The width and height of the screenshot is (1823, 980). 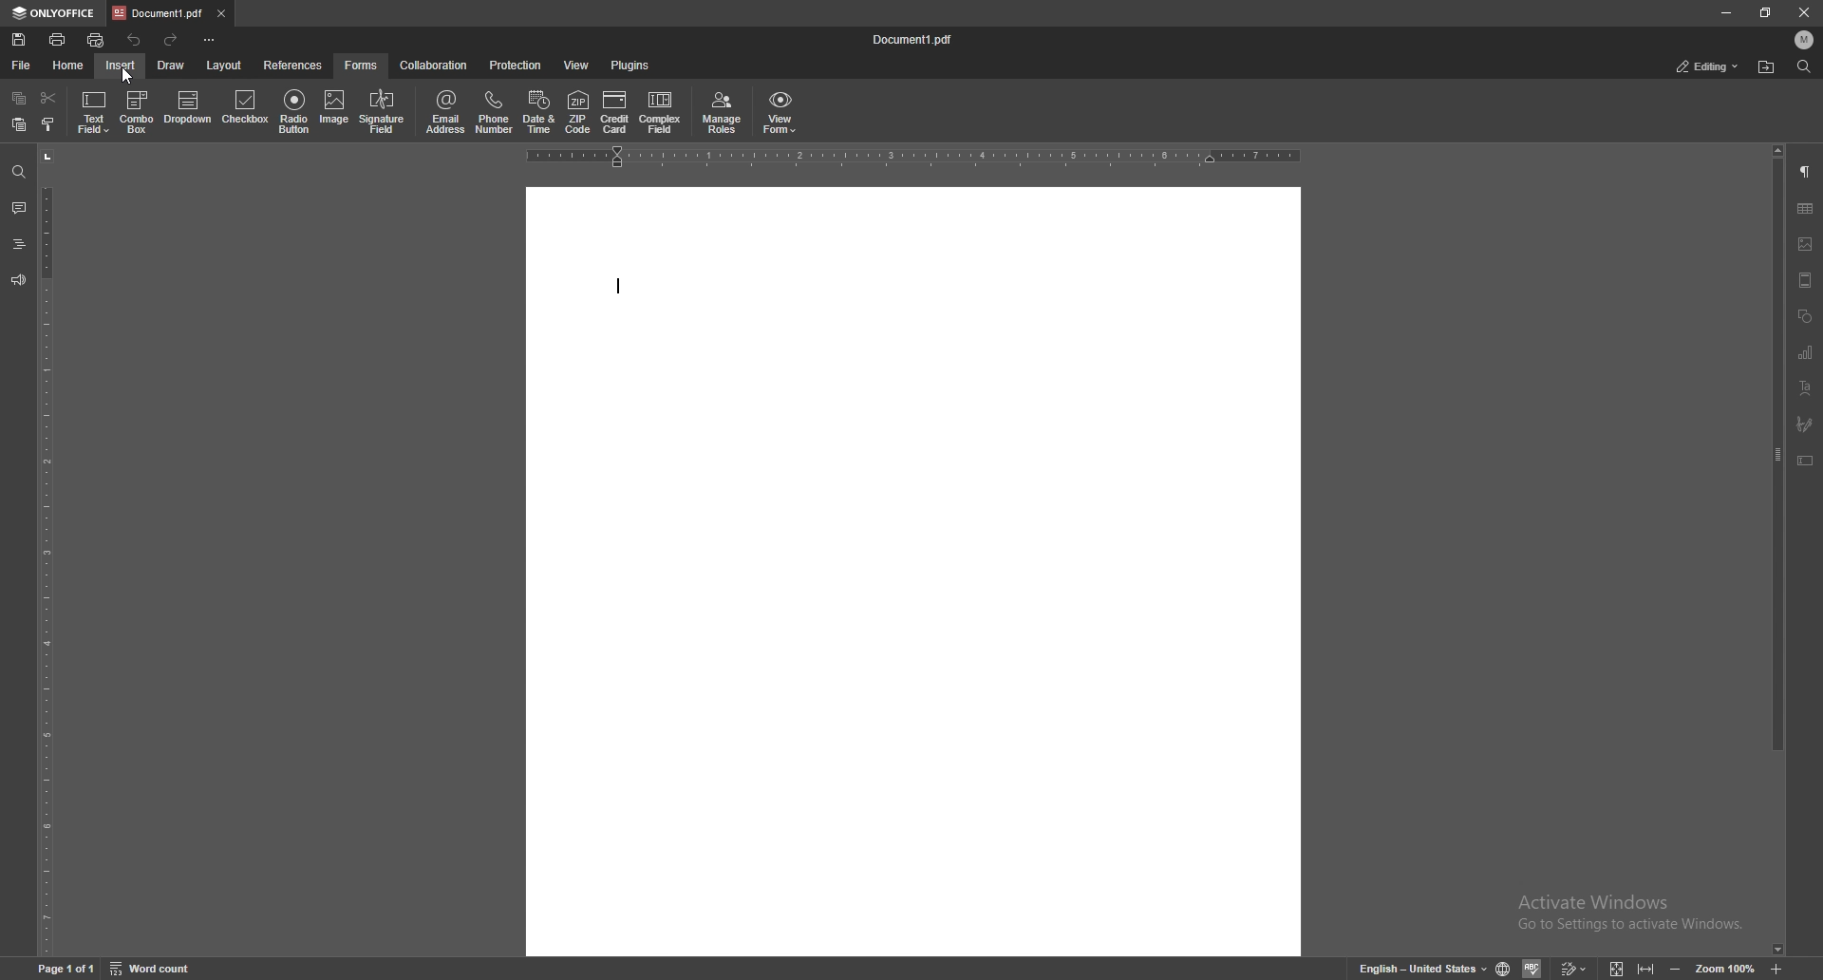 What do you see at coordinates (1806, 461) in the screenshot?
I see `text box` at bounding box center [1806, 461].